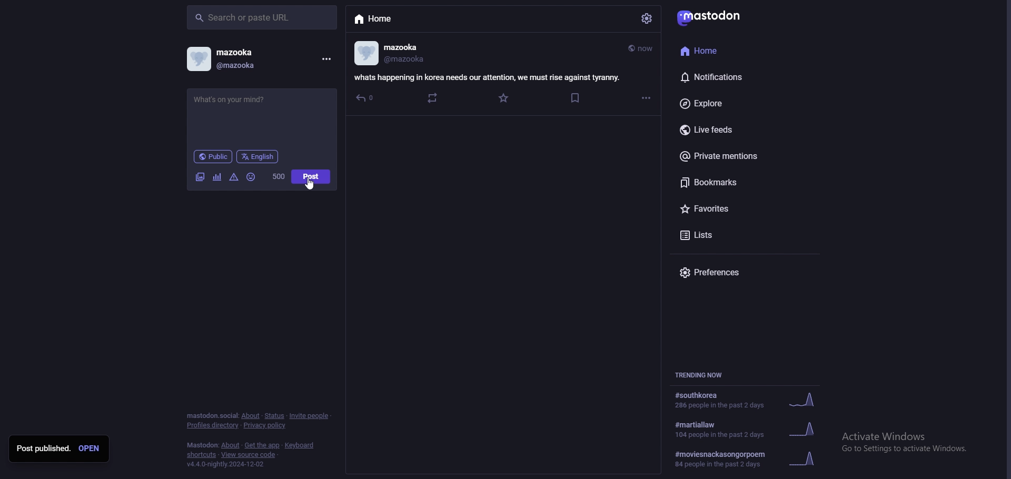  What do you see at coordinates (263, 445) in the screenshot?
I see `get the app` at bounding box center [263, 445].